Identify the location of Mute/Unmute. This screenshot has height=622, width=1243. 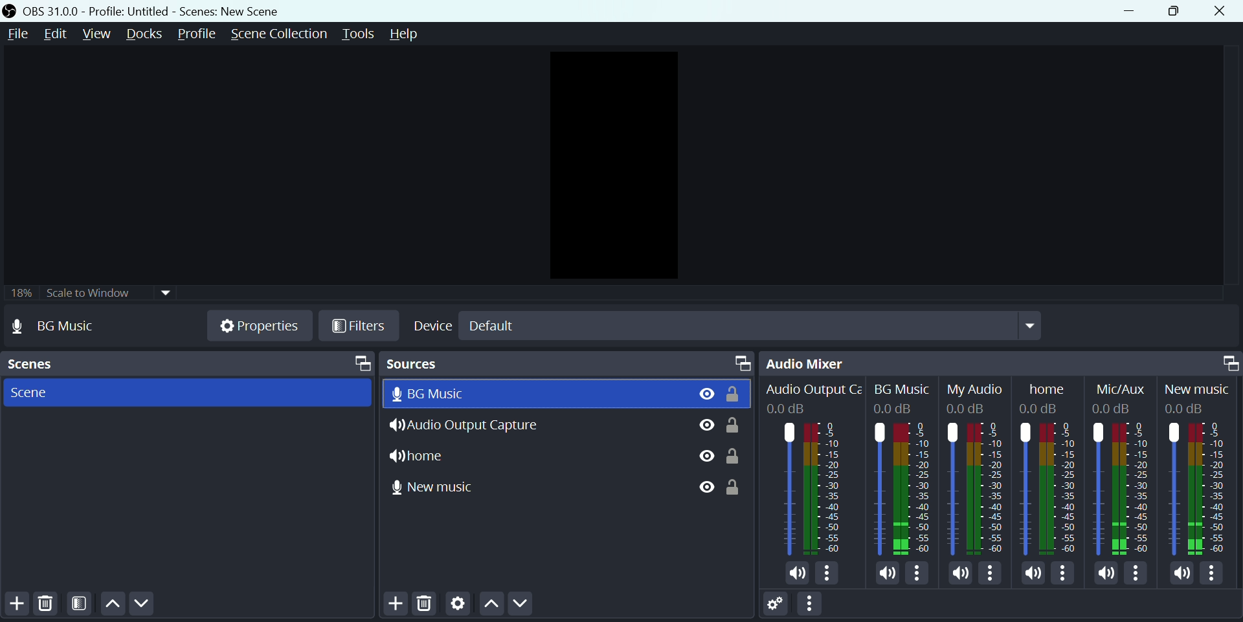
(796, 574).